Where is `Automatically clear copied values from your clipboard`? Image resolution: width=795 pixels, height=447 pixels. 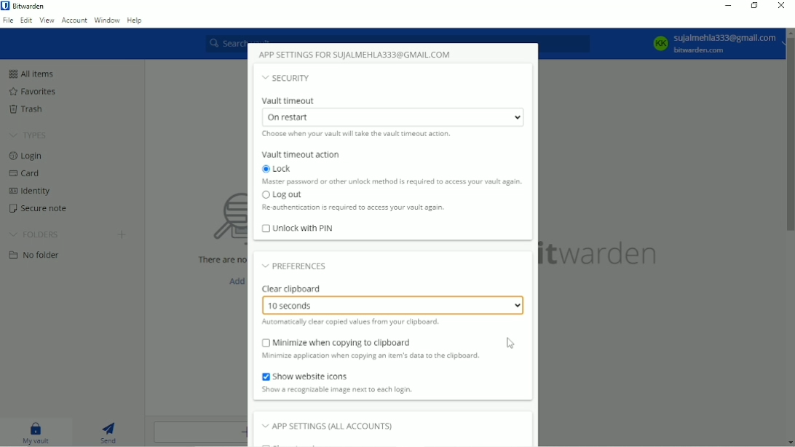 Automatically clear copied values from your clipboard is located at coordinates (353, 323).